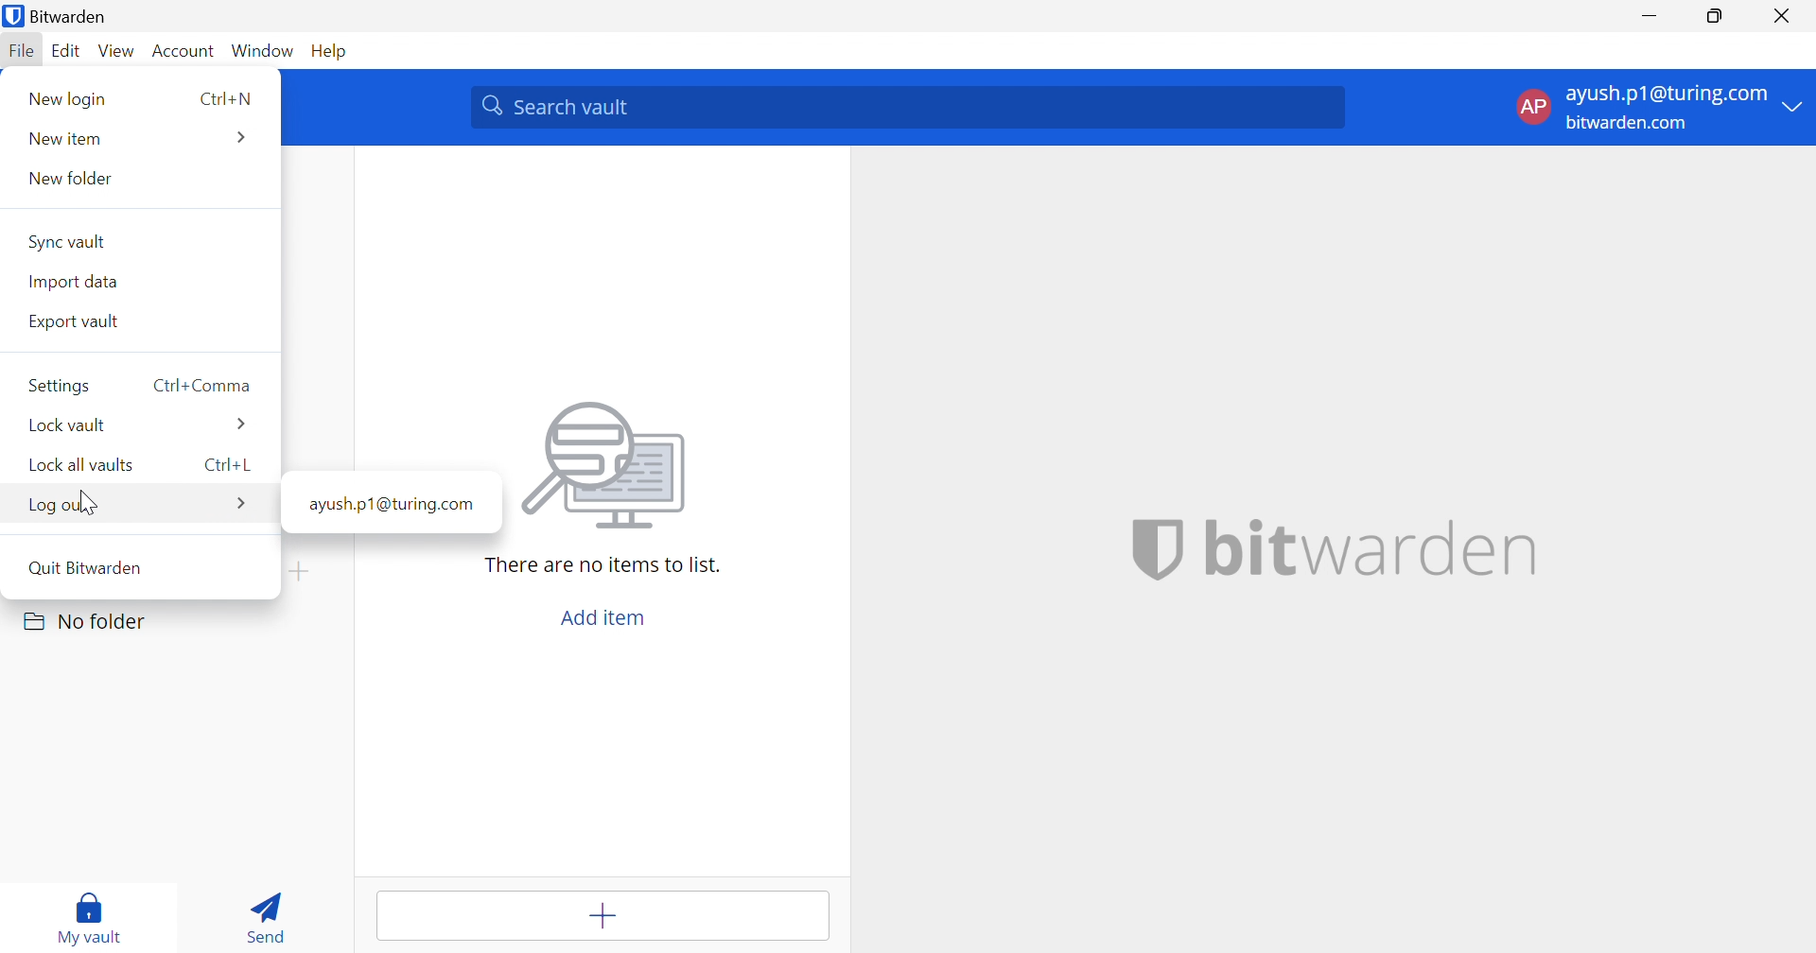 The width and height of the screenshot is (1816, 953). Describe the element at coordinates (60, 17) in the screenshot. I see `Bitwarden` at that location.